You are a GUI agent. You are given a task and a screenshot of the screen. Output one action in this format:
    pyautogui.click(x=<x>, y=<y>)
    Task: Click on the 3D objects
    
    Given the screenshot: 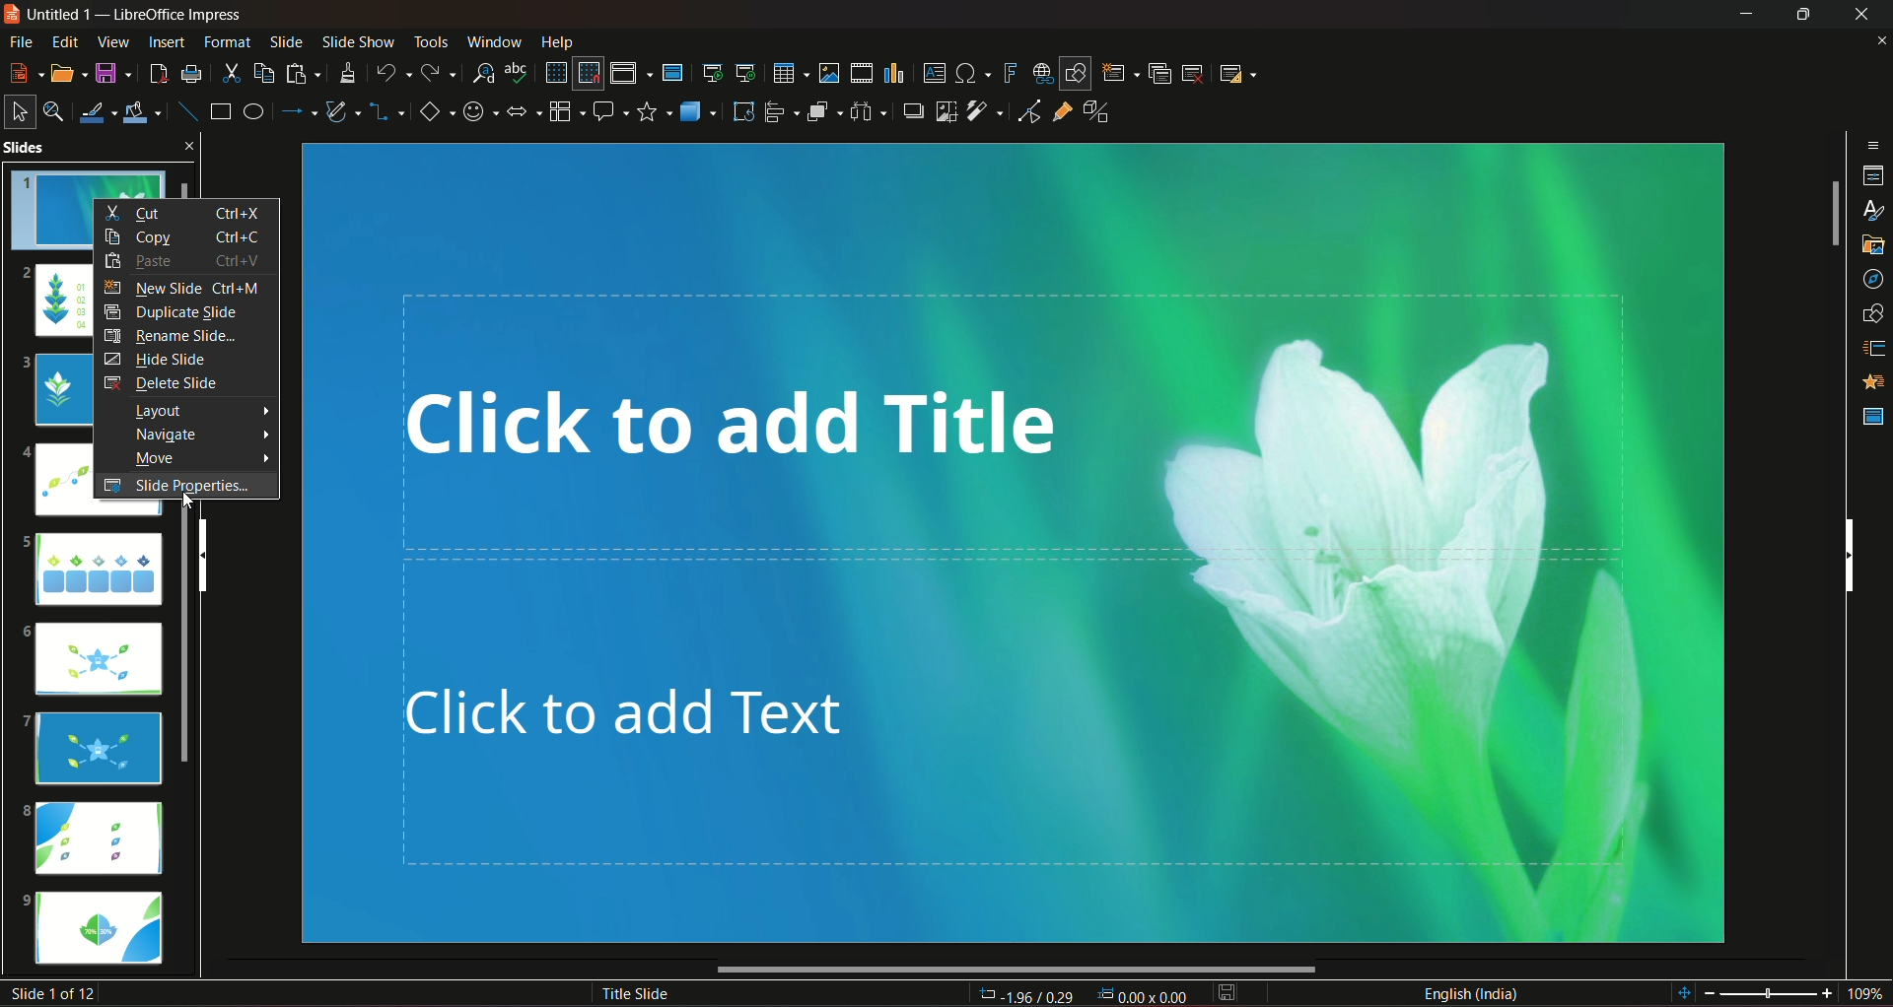 What is the action you would take?
    pyautogui.click(x=697, y=110)
    